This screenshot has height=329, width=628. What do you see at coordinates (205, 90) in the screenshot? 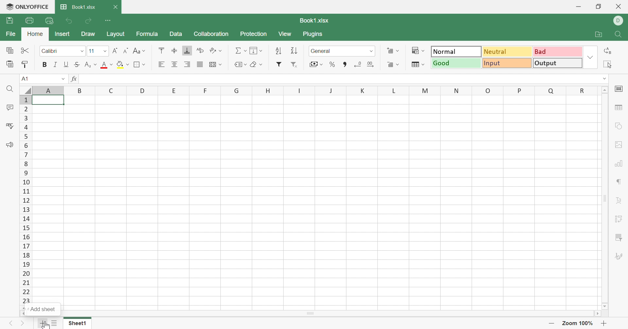
I see `F` at bounding box center [205, 90].